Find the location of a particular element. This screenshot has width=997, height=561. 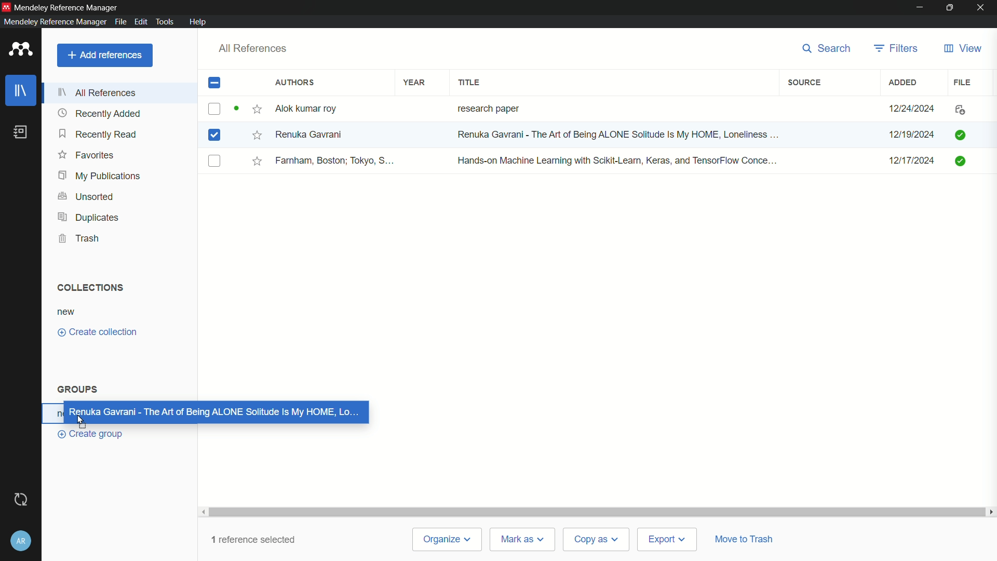

app icon is located at coordinates (18, 50).